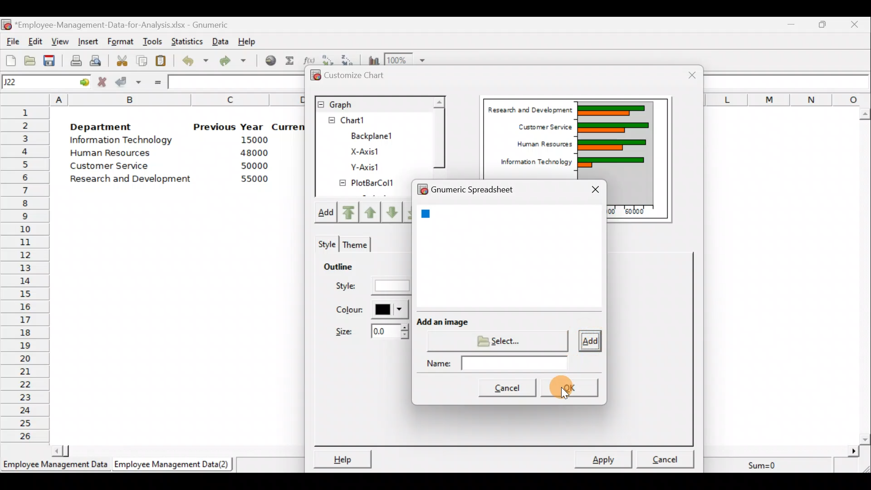 The image size is (871, 490). I want to click on Department, so click(108, 127).